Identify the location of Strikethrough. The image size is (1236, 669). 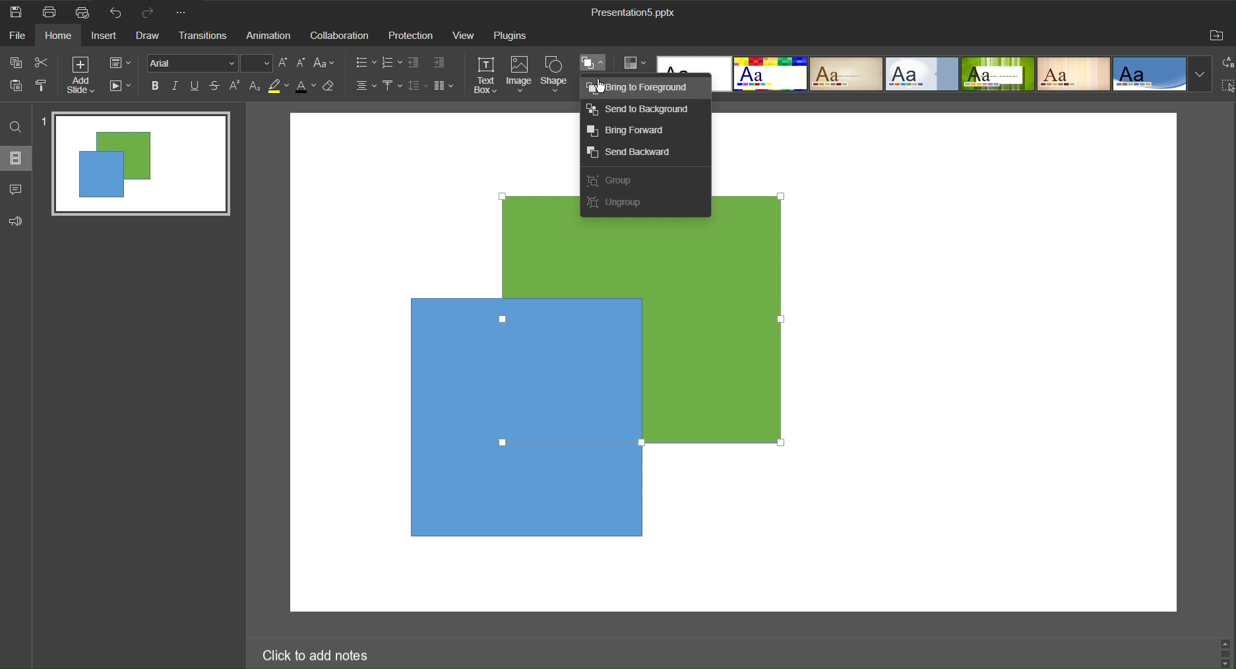
(214, 86).